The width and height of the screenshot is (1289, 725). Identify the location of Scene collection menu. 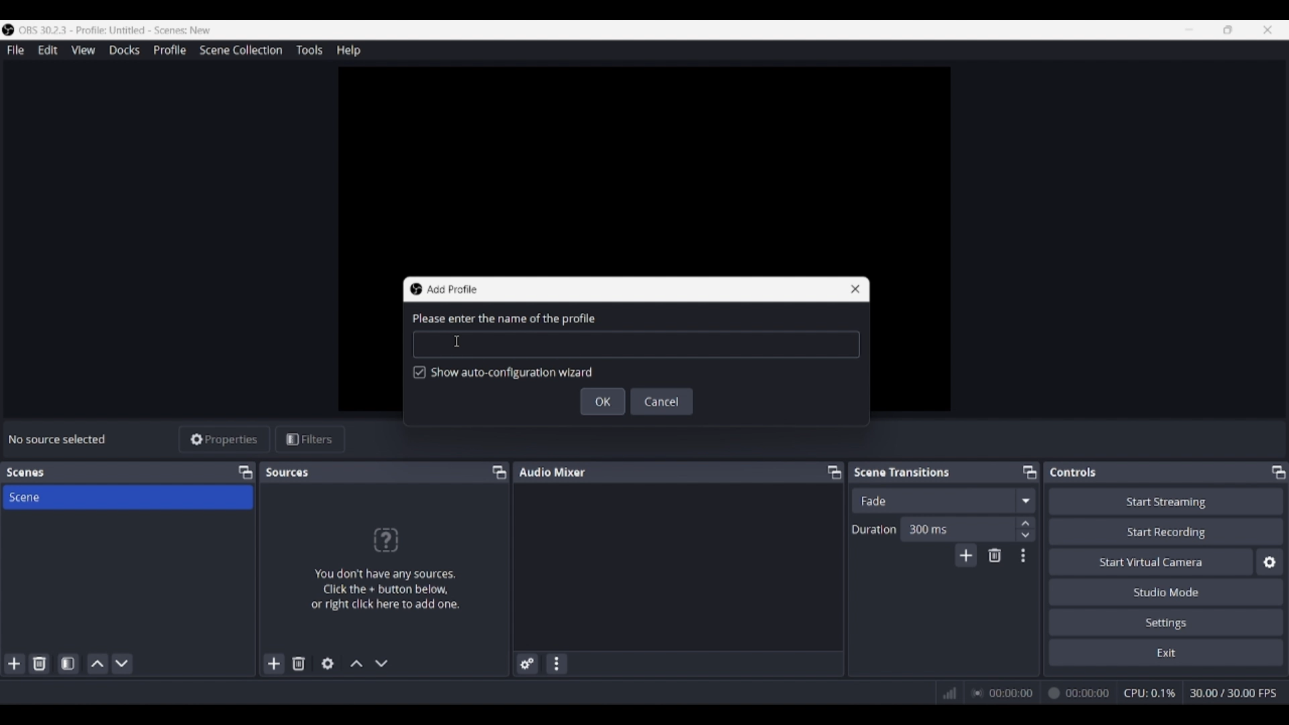
(240, 50).